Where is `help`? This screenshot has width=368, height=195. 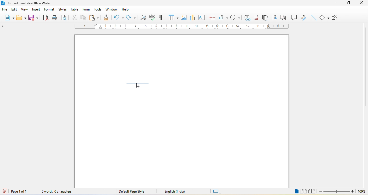
help is located at coordinates (127, 9).